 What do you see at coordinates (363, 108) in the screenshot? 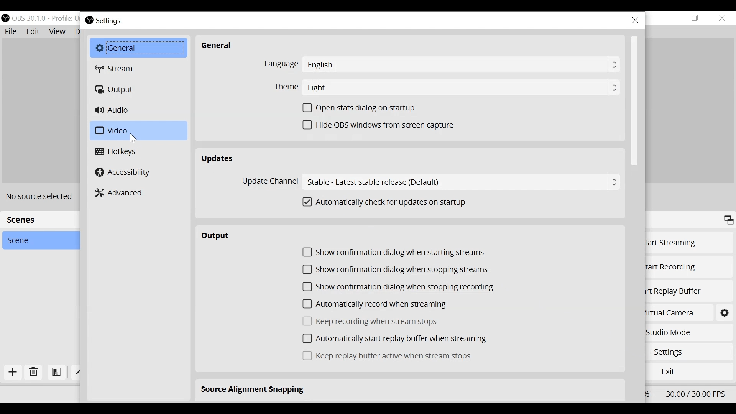
I see `(un)check Open Stats dialogue on startup` at bounding box center [363, 108].